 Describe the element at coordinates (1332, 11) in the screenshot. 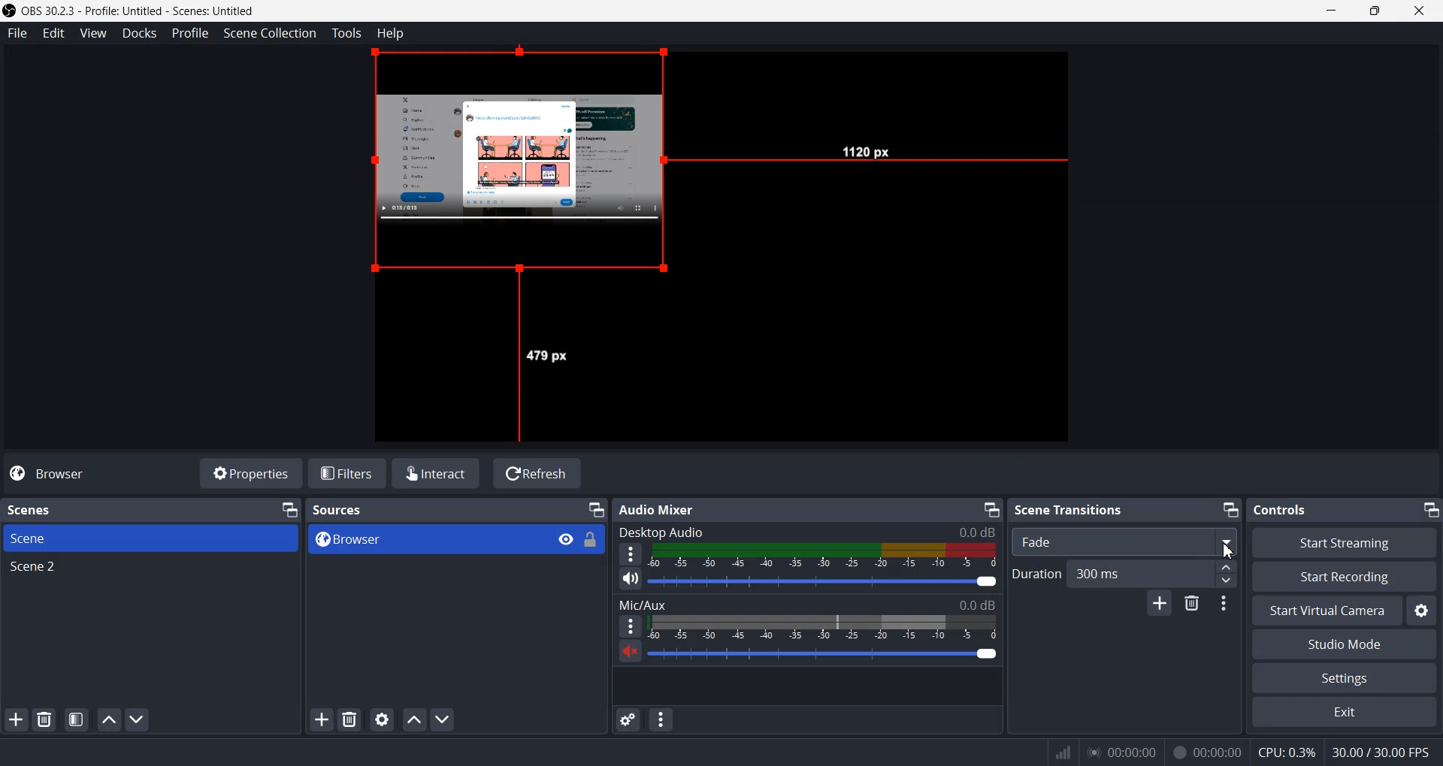

I see `Minimize` at that location.